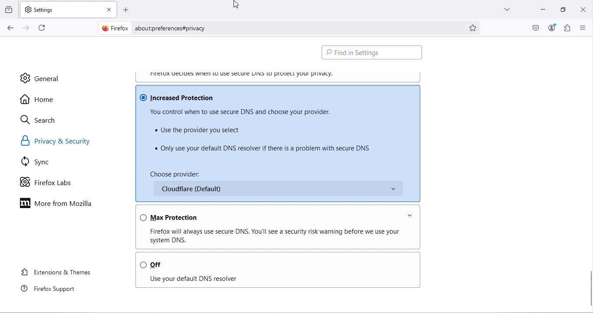  I want to click on Firefox support, so click(52, 289).